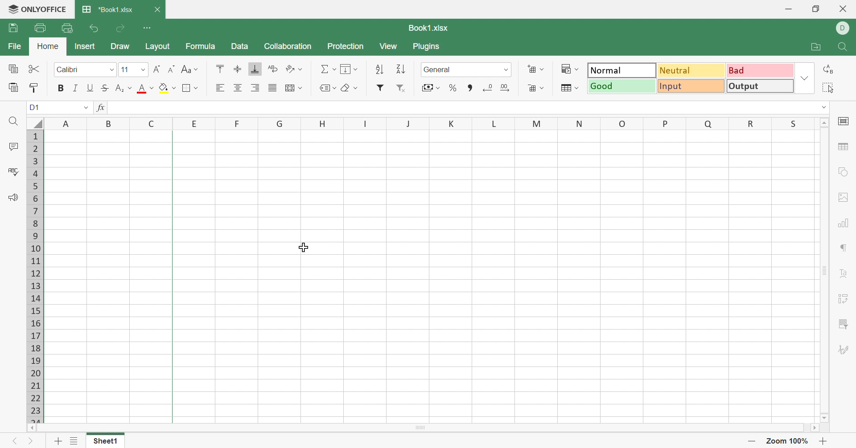 This screenshot has height=448, width=856. What do you see at coordinates (122, 28) in the screenshot?
I see `Redo` at bounding box center [122, 28].